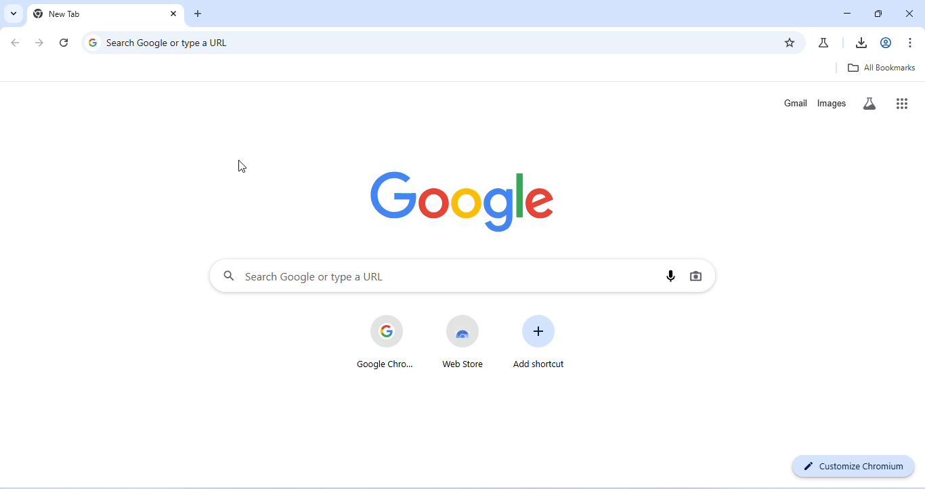  Describe the element at coordinates (872, 104) in the screenshot. I see `search labs` at that location.